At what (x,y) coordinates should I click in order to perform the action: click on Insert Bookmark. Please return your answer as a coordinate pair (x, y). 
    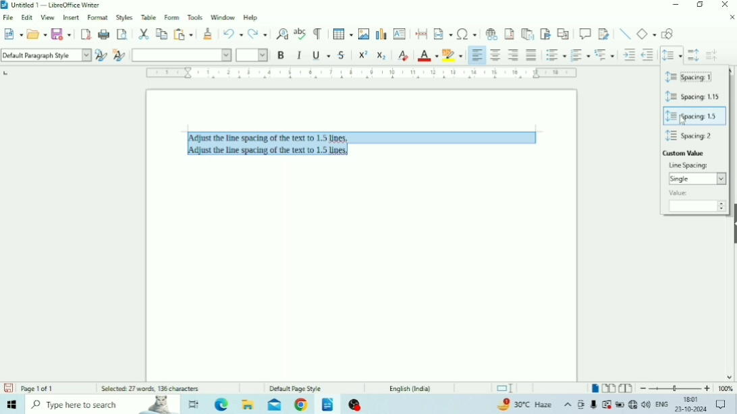
    Looking at the image, I should click on (546, 33).